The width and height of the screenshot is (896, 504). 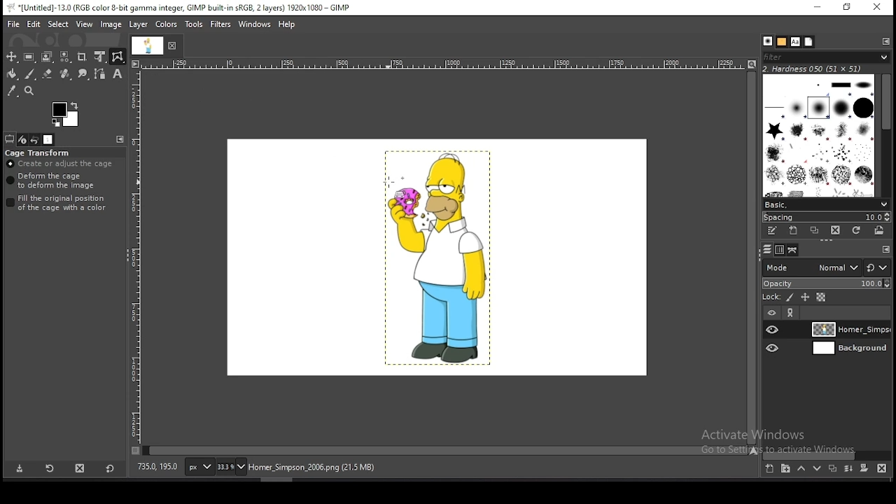 What do you see at coordinates (29, 57) in the screenshot?
I see `rectangle select tool` at bounding box center [29, 57].